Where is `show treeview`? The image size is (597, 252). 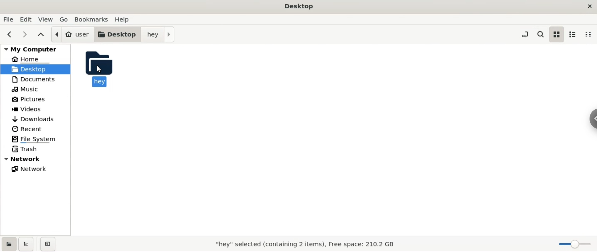 show treeview is located at coordinates (28, 245).